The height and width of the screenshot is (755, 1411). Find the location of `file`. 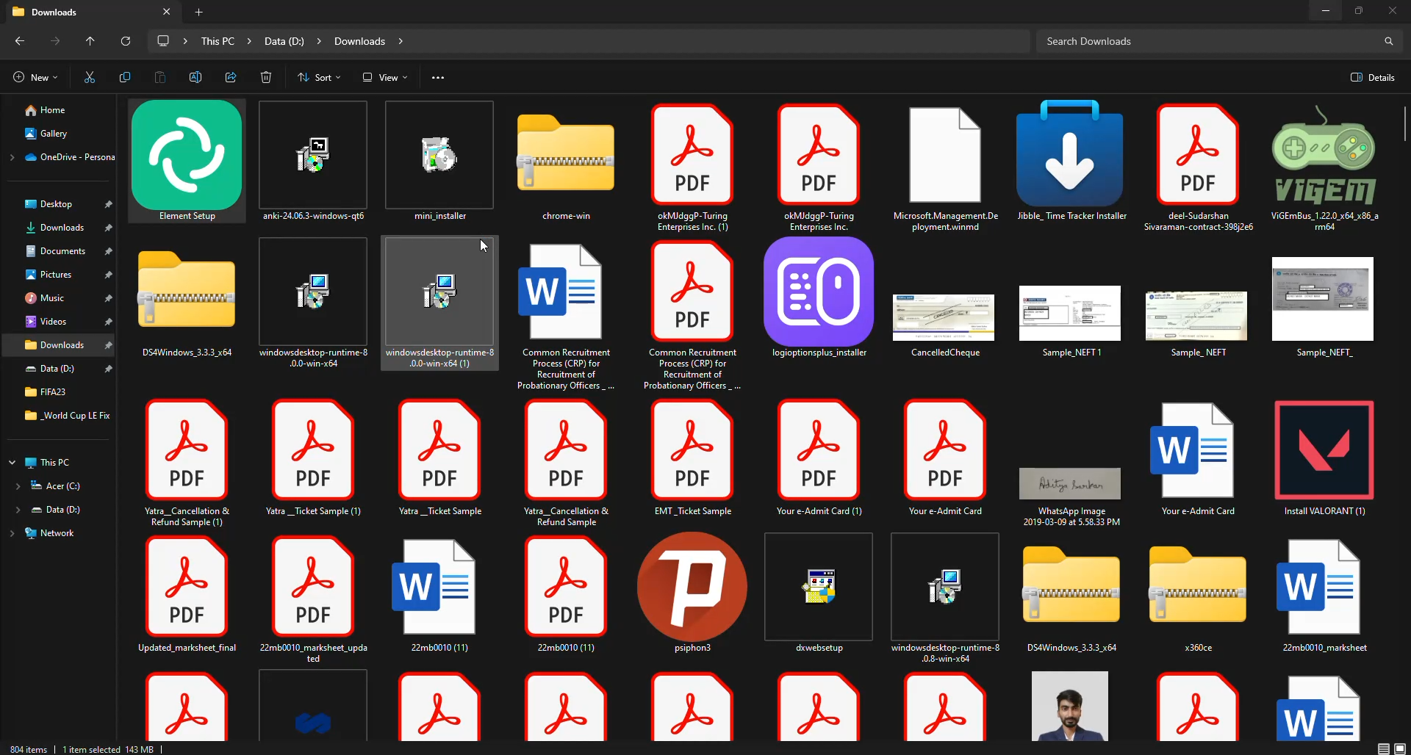

file is located at coordinates (702, 707).